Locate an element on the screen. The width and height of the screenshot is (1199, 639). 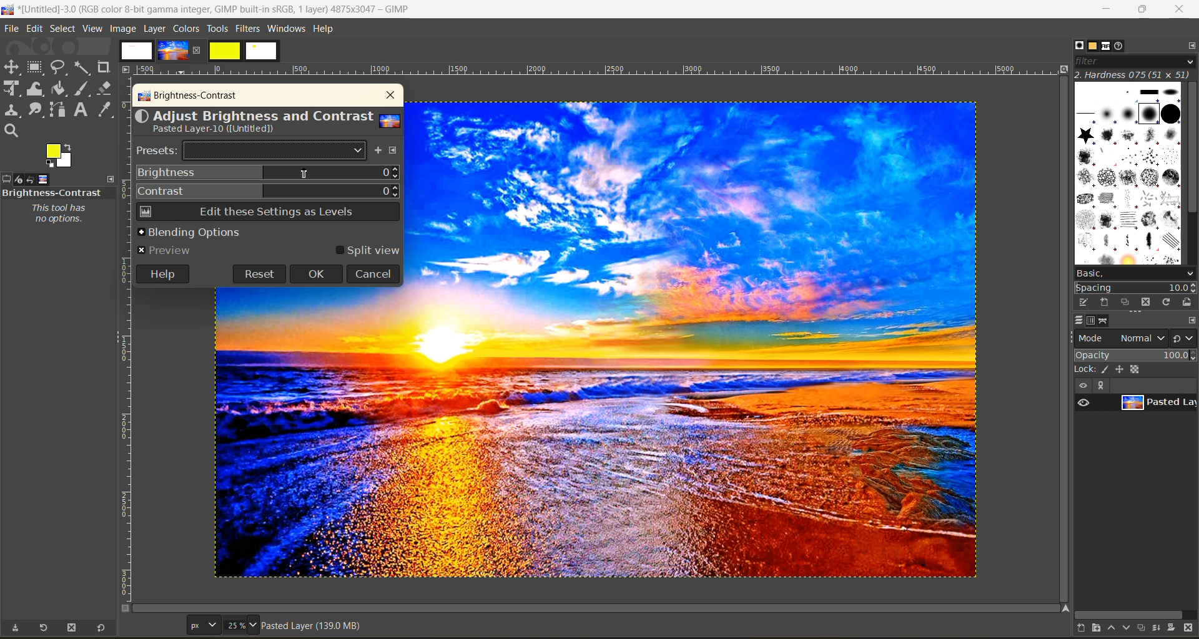
brushes is located at coordinates (1128, 173).